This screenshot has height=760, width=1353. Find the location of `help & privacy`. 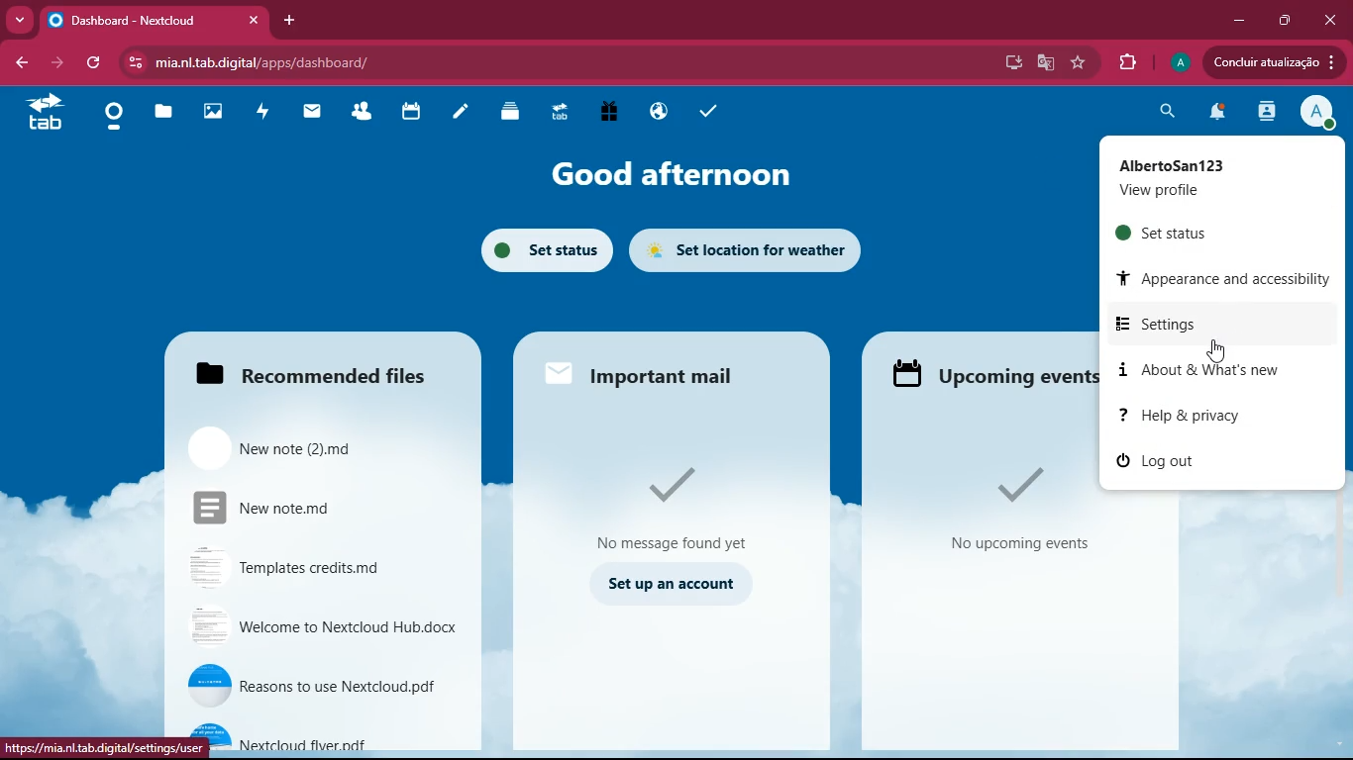

help & privacy is located at coordinates (1224, 417).